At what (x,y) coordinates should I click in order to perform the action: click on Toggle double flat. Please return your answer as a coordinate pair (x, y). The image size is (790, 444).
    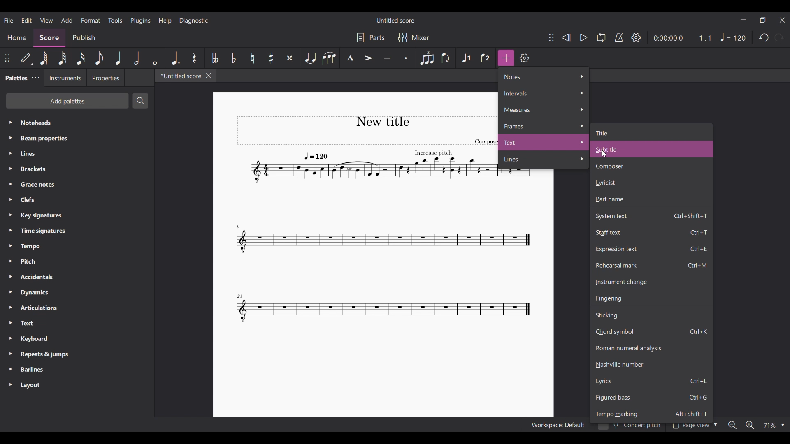
    Looking at the image, I should click on (214, 58).